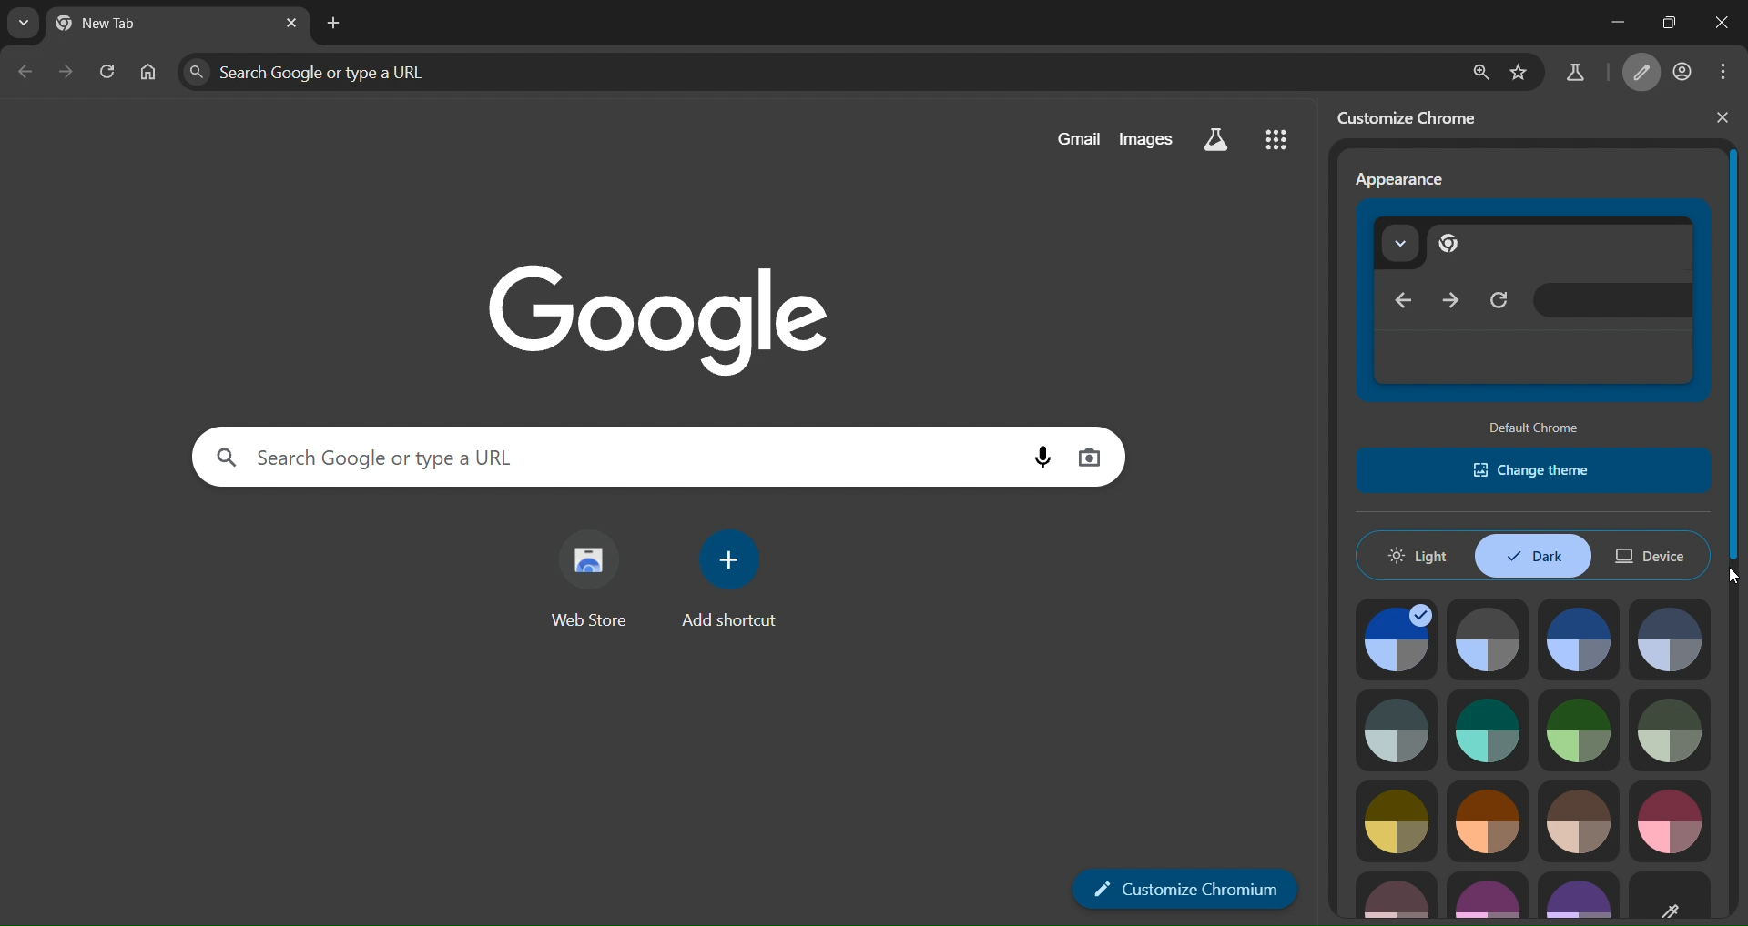 The width and height of the screenshot is (1748, 926). I want to click on earch tabs, so click(20, 23).